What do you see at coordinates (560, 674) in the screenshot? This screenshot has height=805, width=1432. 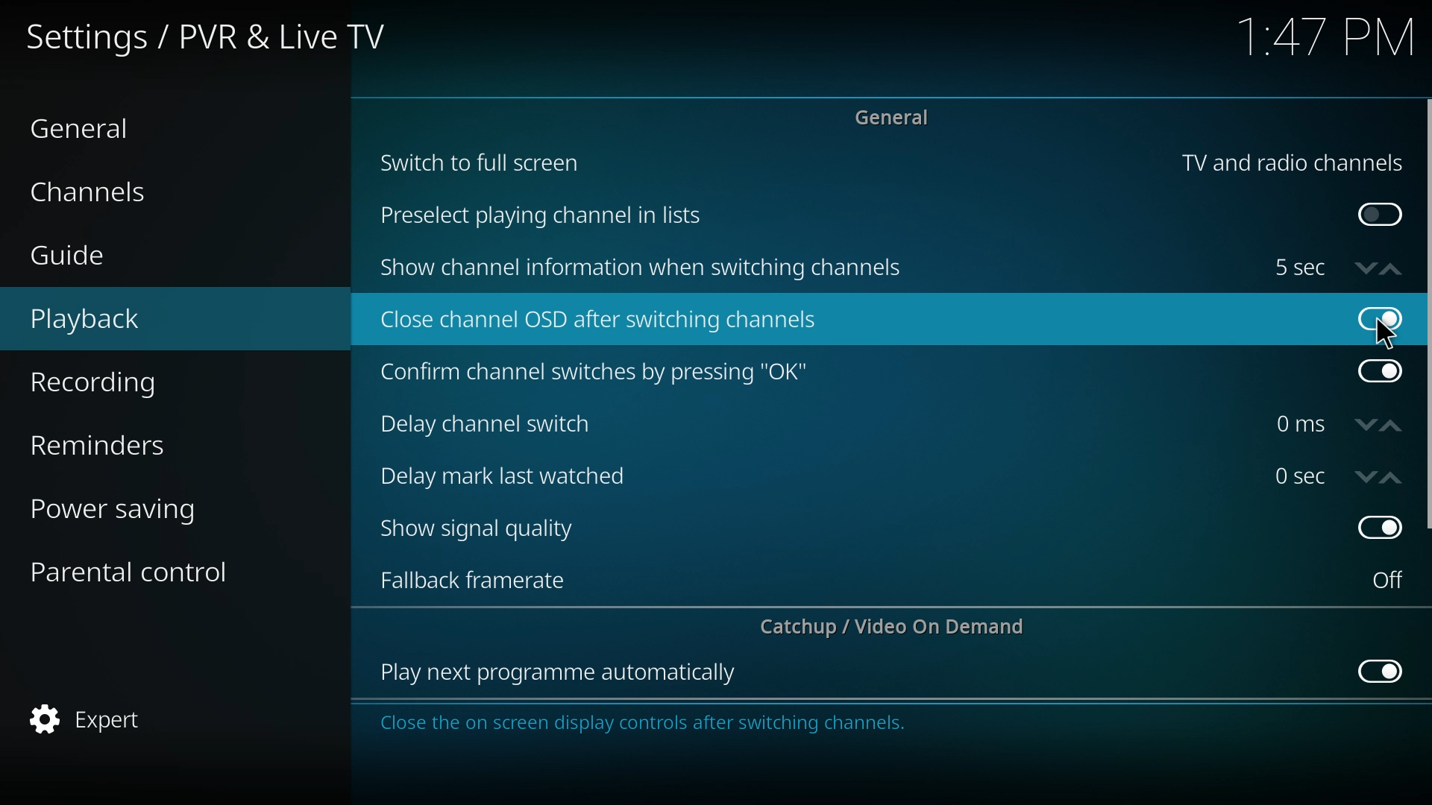 I see `play next program automatically` at bounding box center [560, 674].